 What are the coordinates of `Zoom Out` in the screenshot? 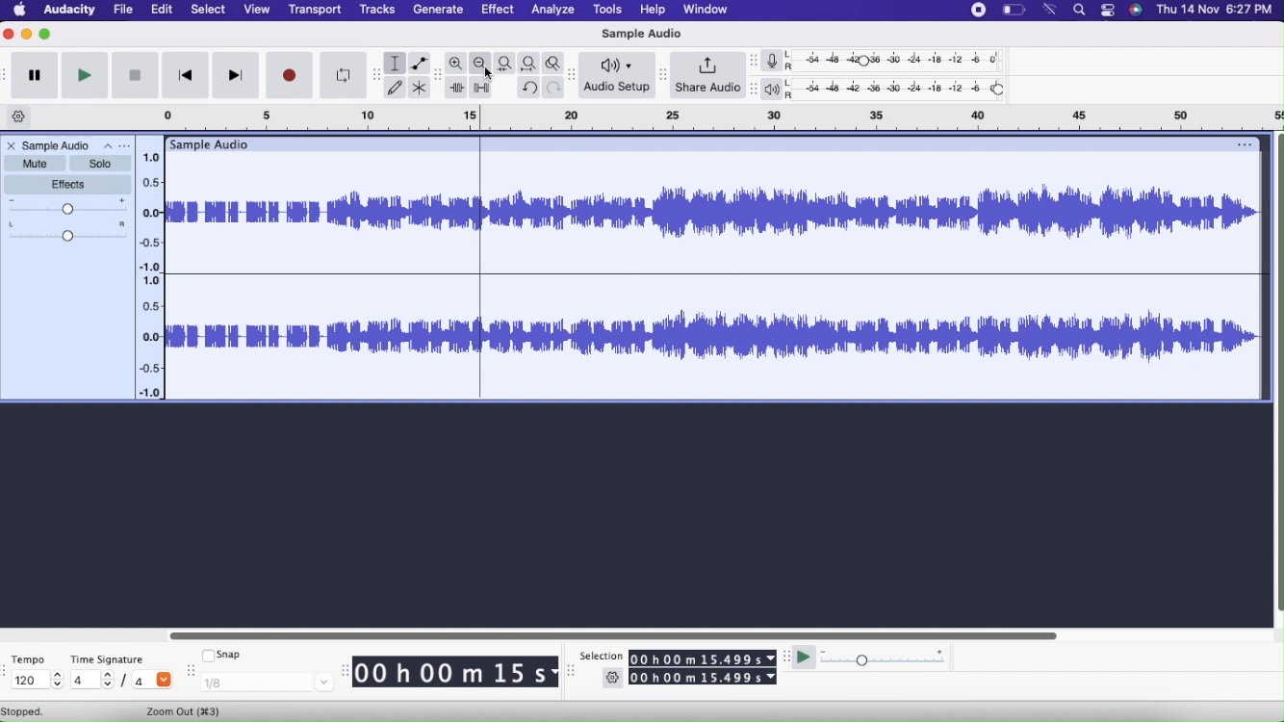 It's located at (197, 710).